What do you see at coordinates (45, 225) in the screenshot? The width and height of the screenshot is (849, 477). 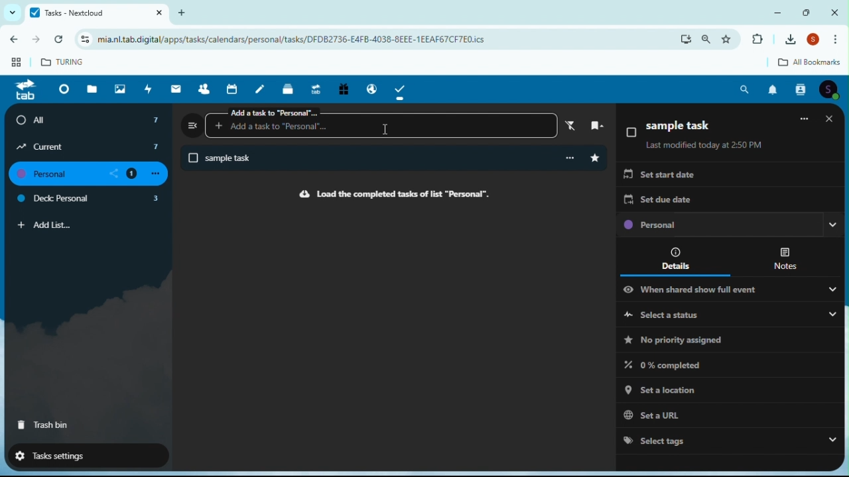 I see `Add list` at bounding box center [45, 225].